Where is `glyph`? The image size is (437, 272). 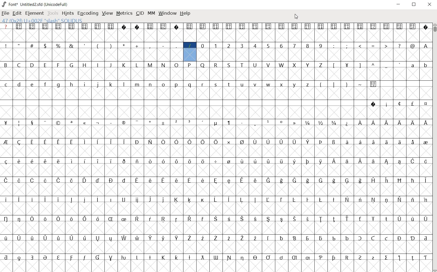
glyph is located at coordinates (413, 239).